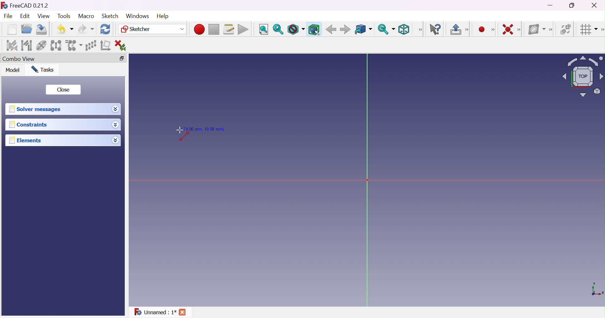  Describe the element at coordinates (65, 29) in the screenshot. I see `Undo` at that location.